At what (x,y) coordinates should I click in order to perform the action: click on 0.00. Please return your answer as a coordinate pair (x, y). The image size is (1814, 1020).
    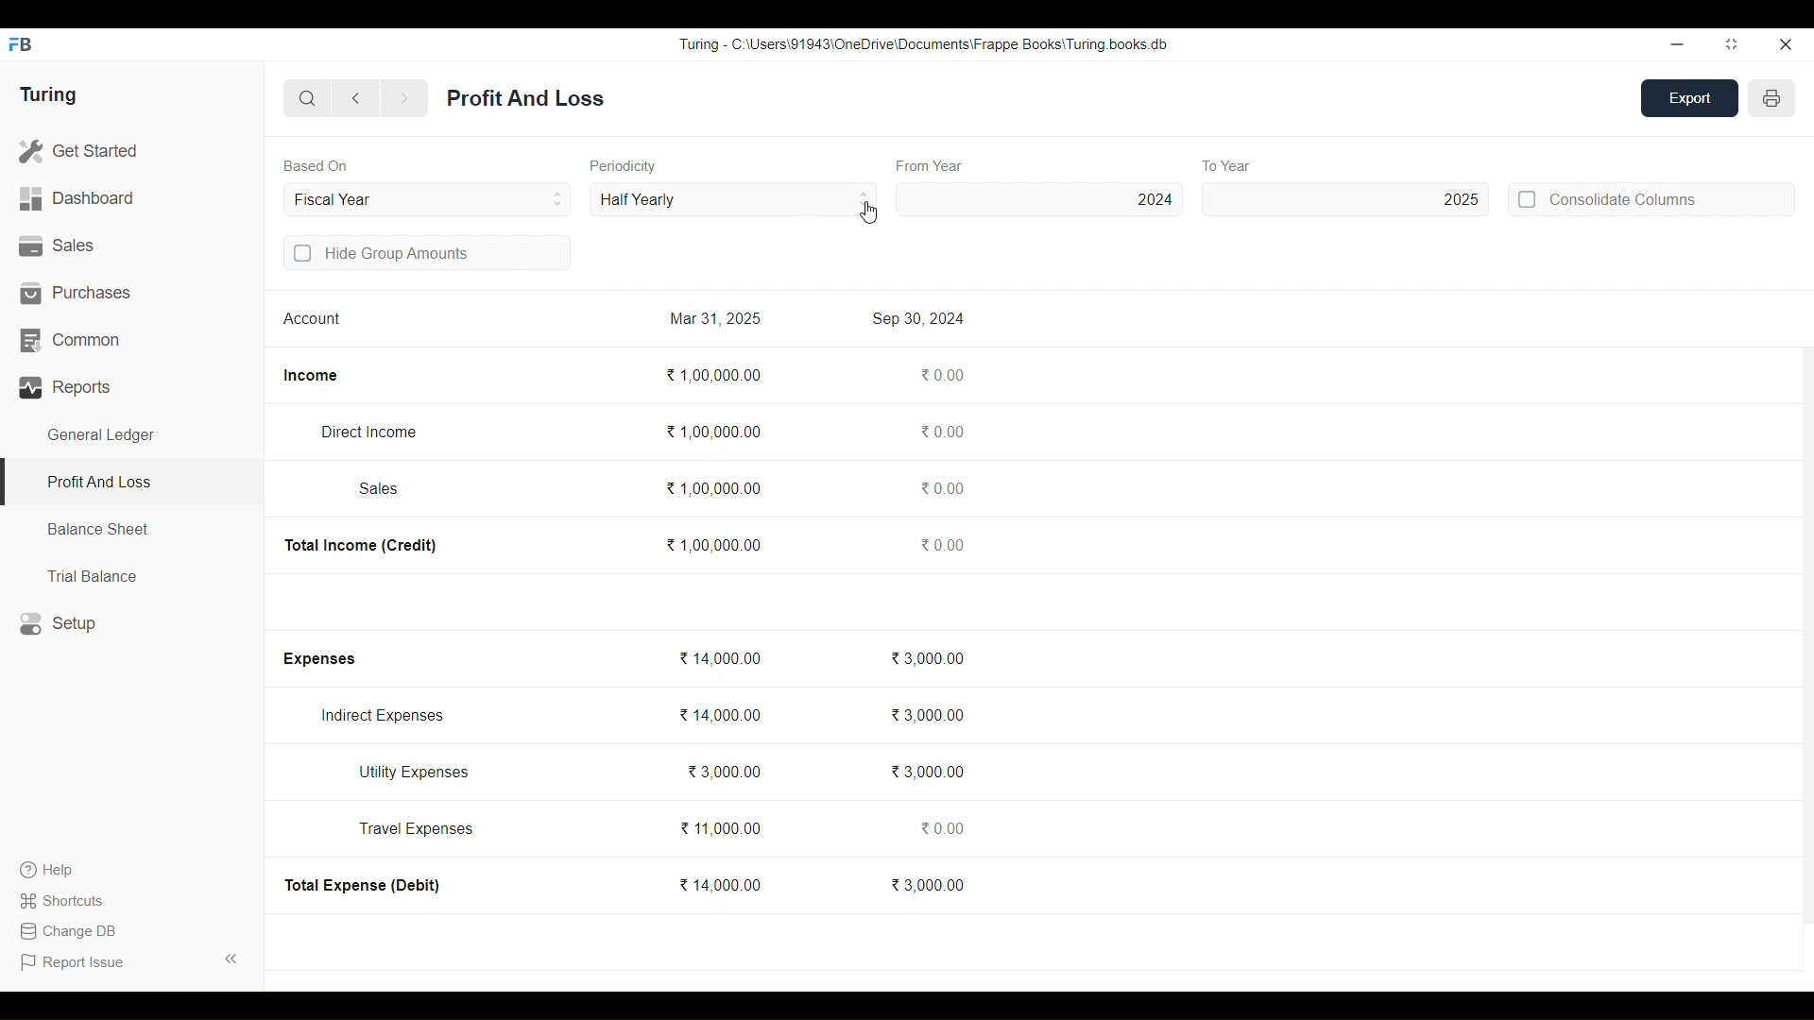
    Looking at the image, I should click on (941, 544).